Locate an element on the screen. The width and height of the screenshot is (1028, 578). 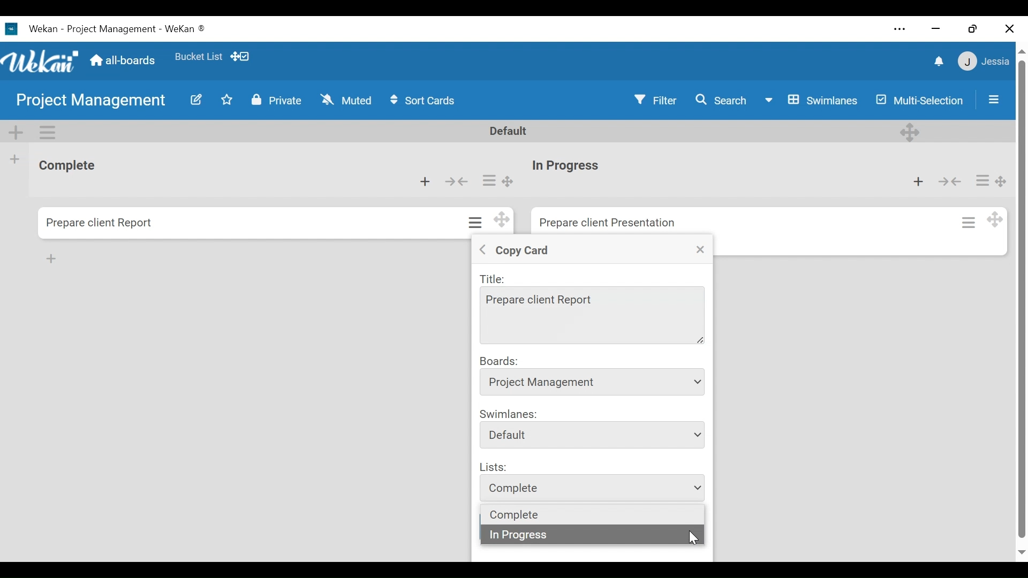
Card actions is located at coordinates (475, 223).